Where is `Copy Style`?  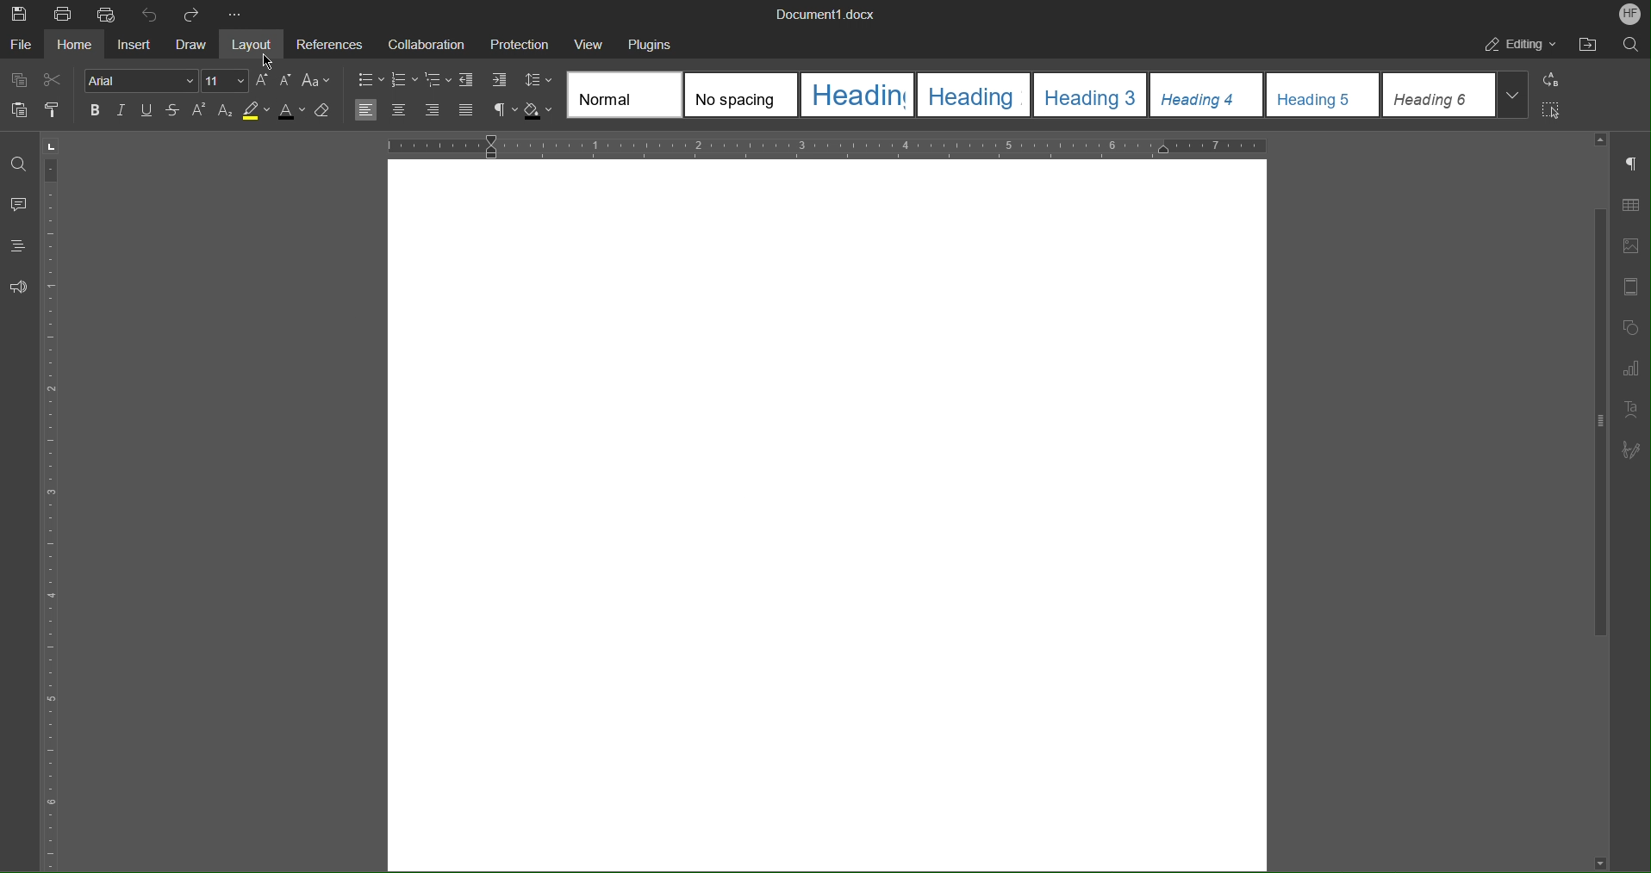 Copy Style is located at coordinates (54, 110).